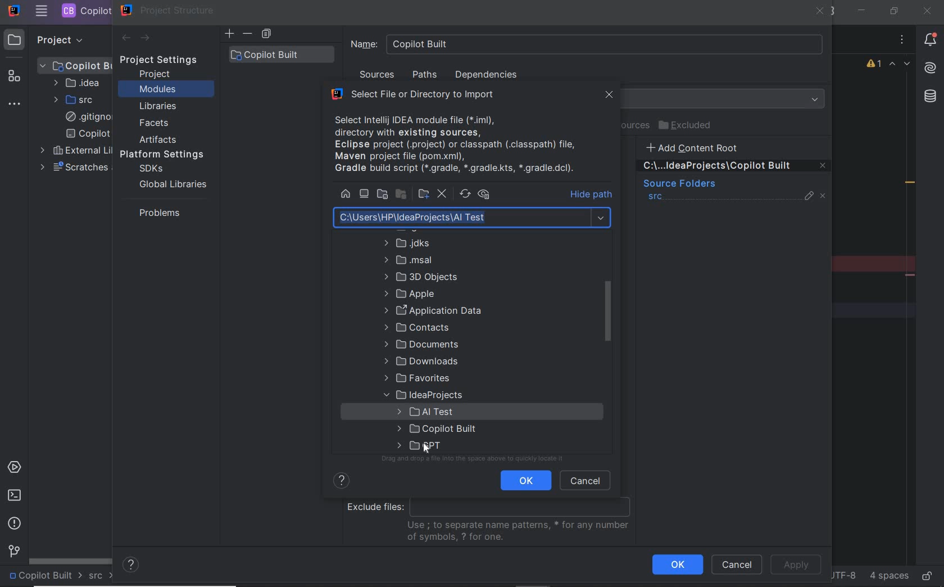 This screenshot has height=587, width=944. Describe the element at coordinates (364, 194) in the screenshot. I see `desktop directory` at that location.